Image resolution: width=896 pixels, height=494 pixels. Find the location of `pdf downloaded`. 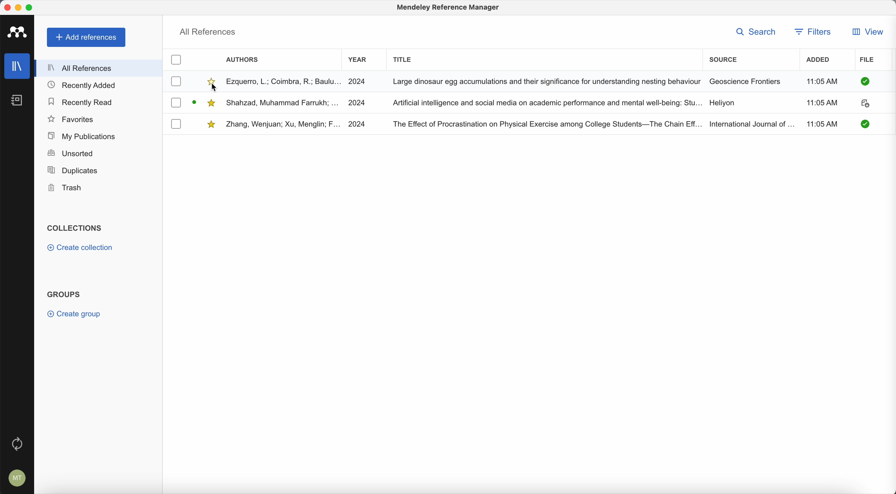

pdf downloaded is located at coordinates (864, 82).